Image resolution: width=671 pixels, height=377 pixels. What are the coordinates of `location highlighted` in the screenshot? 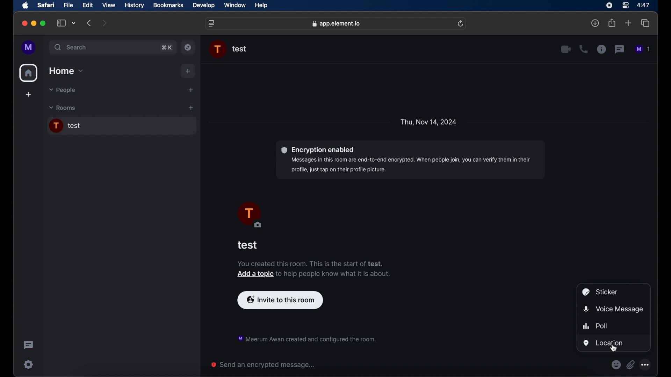 It's located at (614, 343).